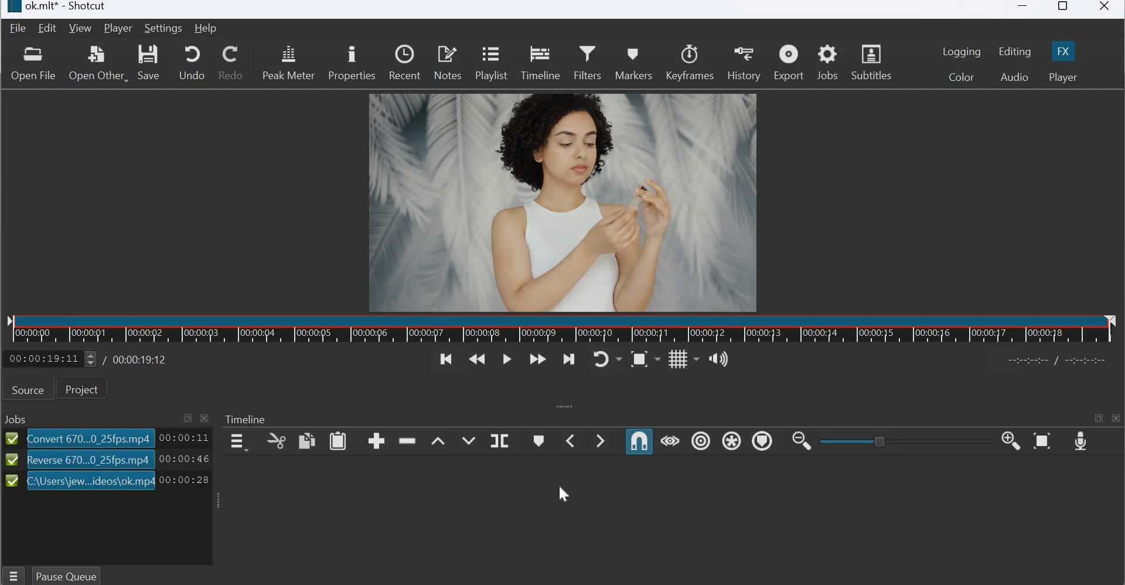 The image size is (1125, 585). I want to click on pause queue, so click(66, 574).